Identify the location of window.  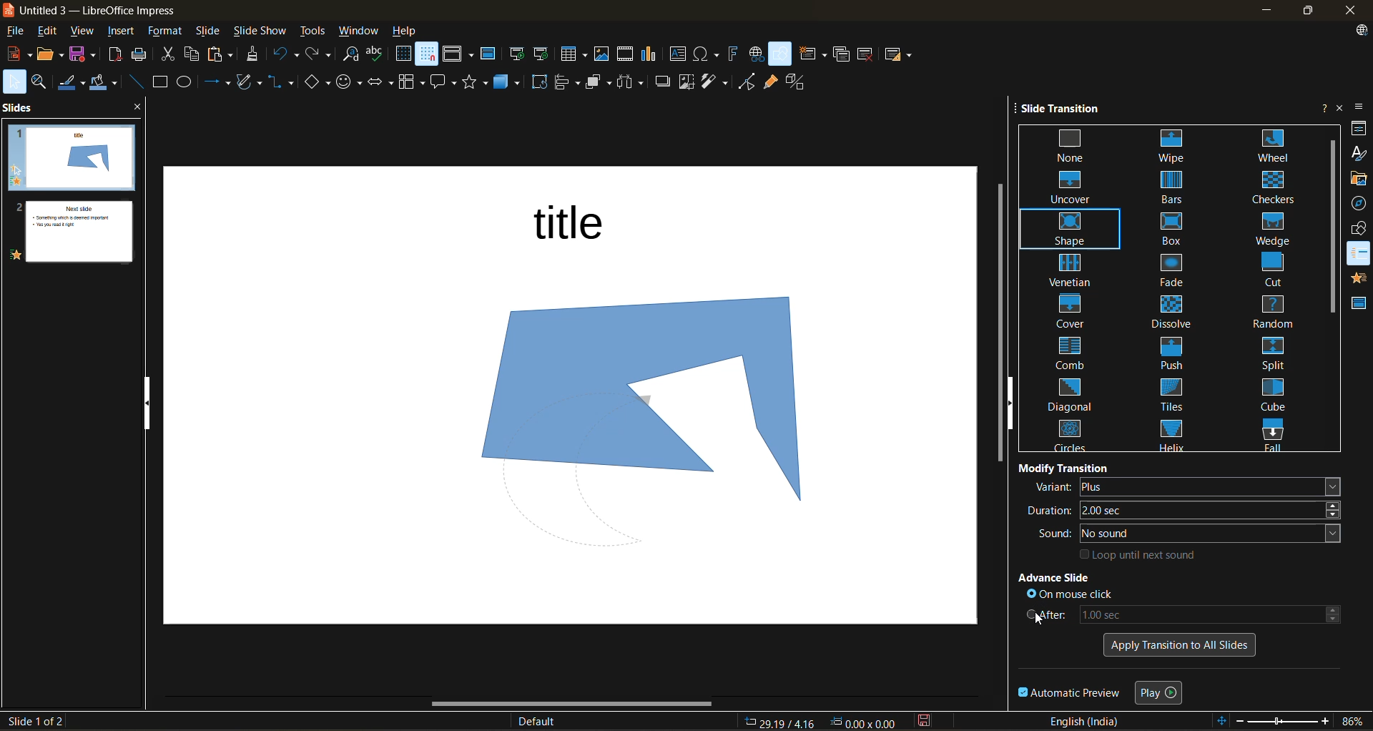
(360, 31).